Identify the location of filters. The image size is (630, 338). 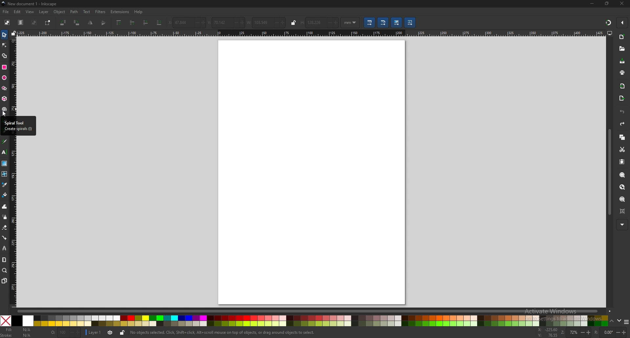
(101, 11).